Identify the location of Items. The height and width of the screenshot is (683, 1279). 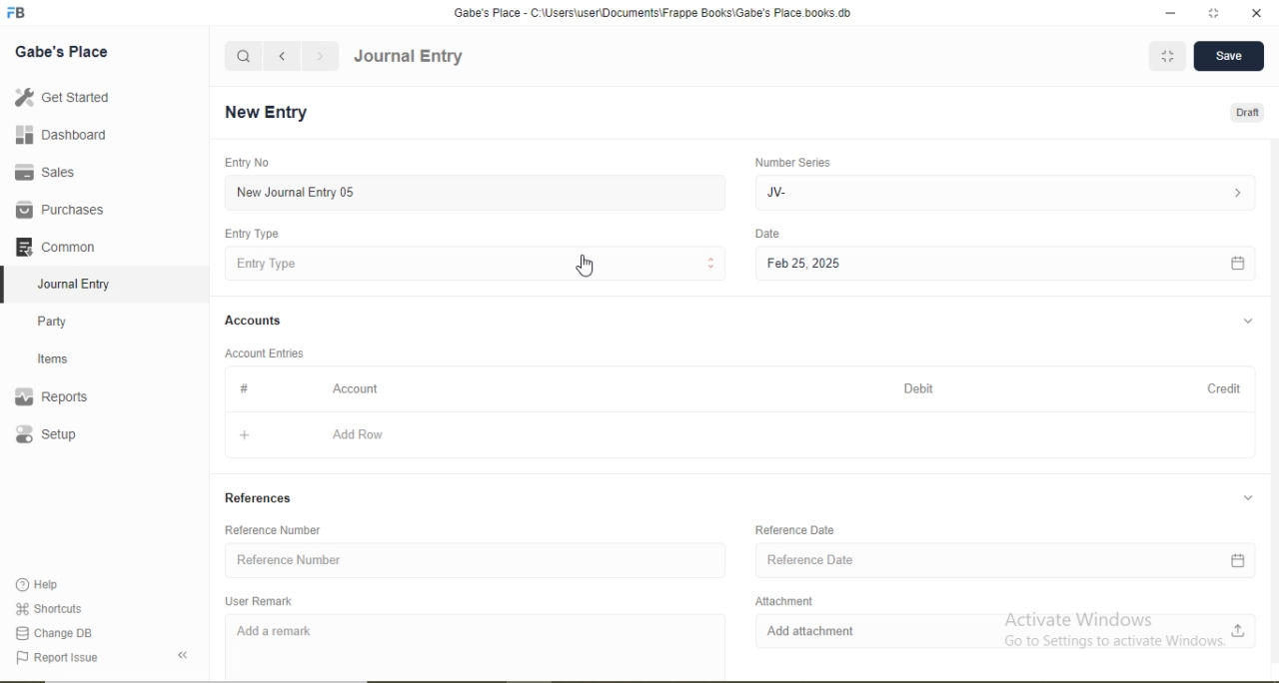
(65, 358).